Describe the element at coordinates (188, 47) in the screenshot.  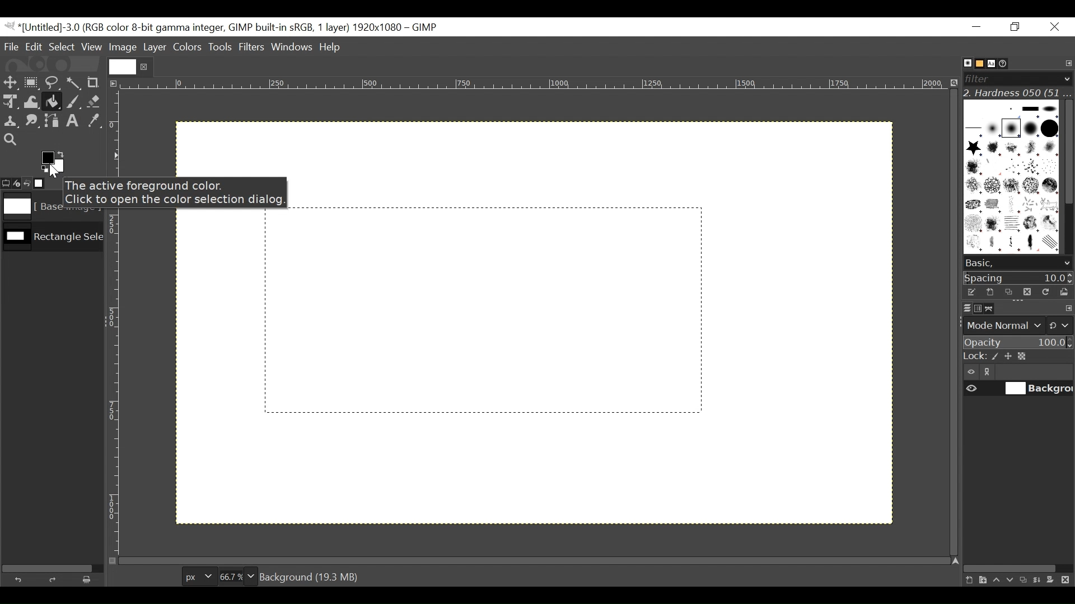
I see `Colors` at that location.